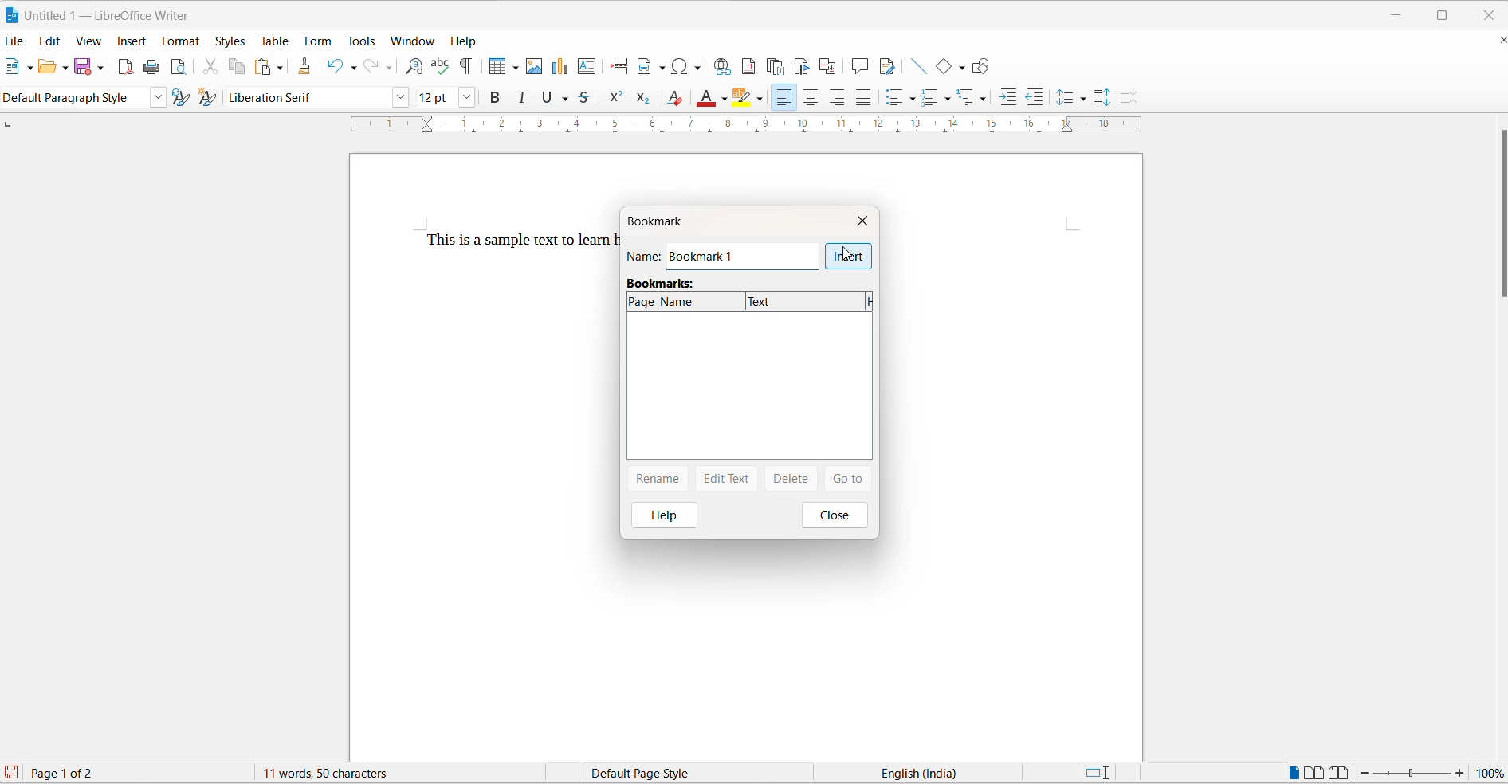  I want to click on save, so click(81, 67).